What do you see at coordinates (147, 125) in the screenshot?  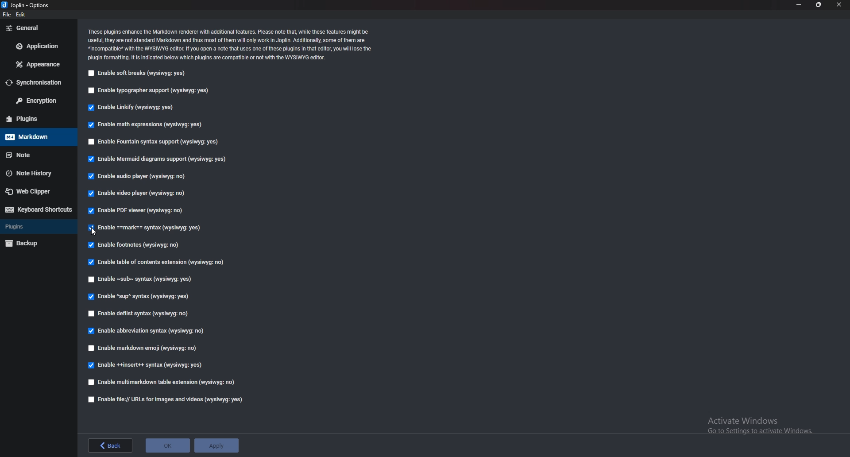 I see `Enable math expressions` at bounding box center [147, 125].